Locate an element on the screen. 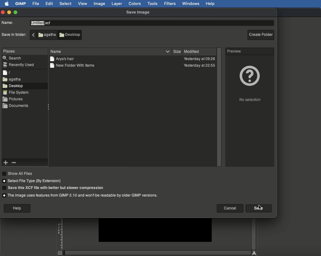 The width and height of the screenshot is (321, 256). Modified date is located at coordinates (200, 59).